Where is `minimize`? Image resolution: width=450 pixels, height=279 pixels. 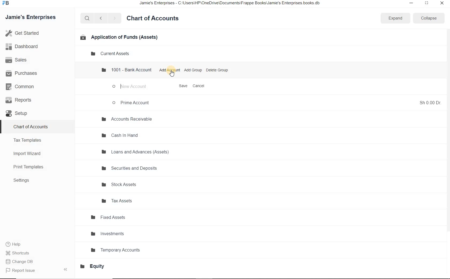
minimize is located at coordinates (410, 3).